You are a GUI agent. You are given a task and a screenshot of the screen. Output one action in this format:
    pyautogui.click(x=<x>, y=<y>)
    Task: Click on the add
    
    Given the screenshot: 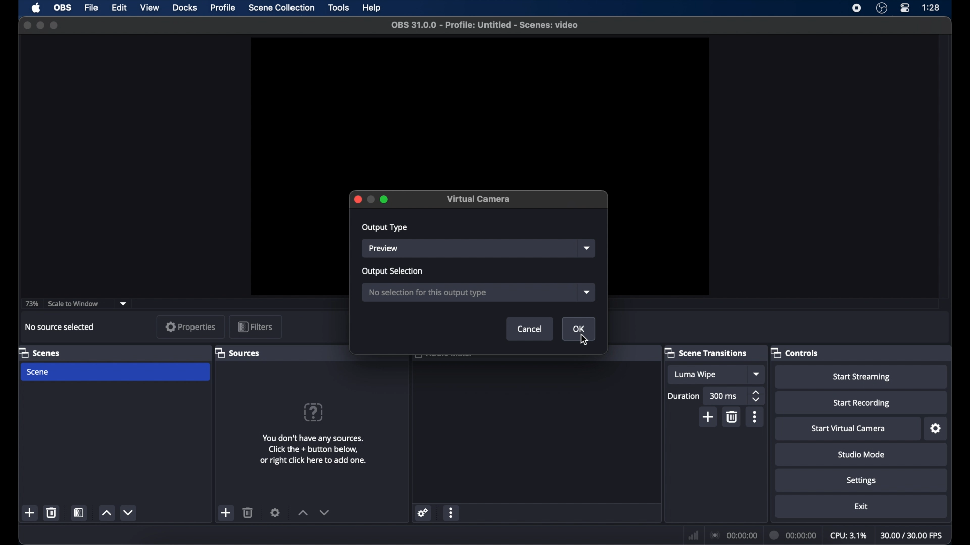 What is the action you would take?
    pyautogui.click(x=30, y=513)
    